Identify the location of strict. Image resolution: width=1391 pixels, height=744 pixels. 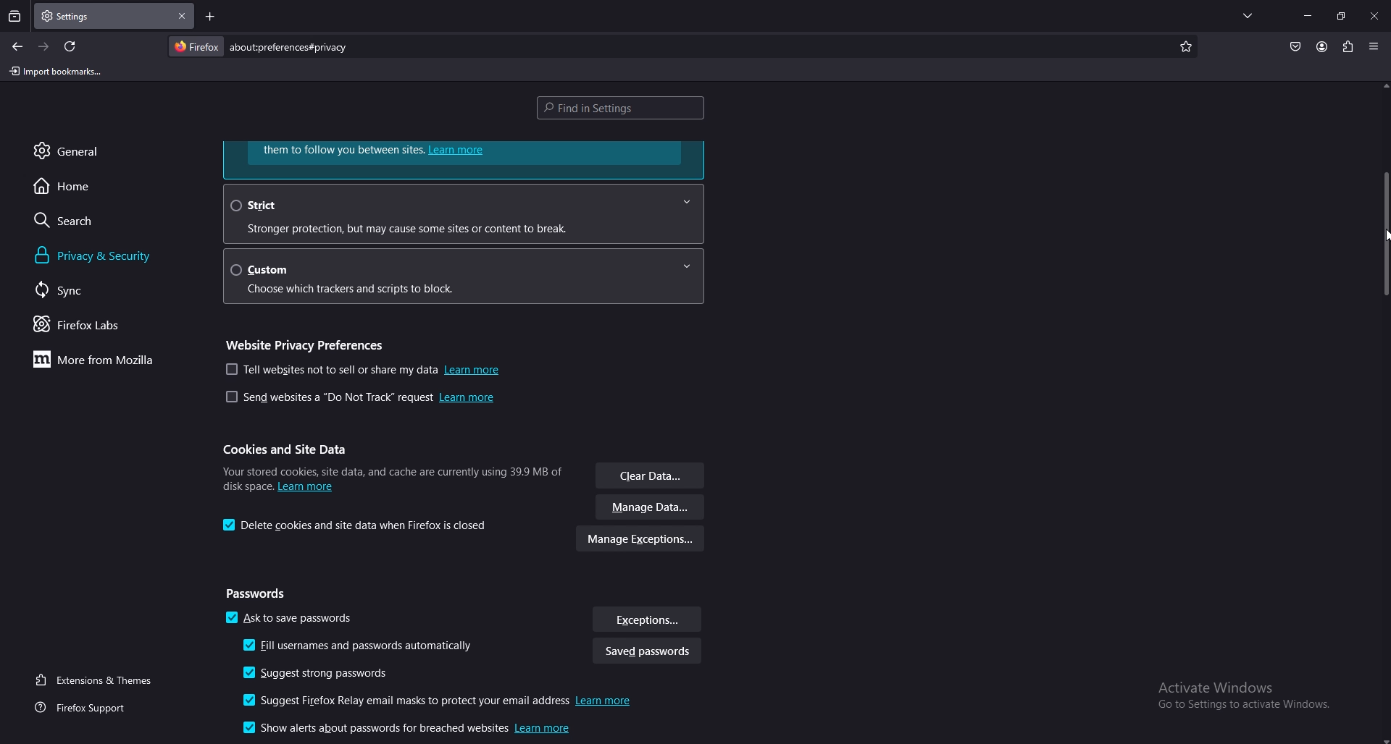
(462, 214).